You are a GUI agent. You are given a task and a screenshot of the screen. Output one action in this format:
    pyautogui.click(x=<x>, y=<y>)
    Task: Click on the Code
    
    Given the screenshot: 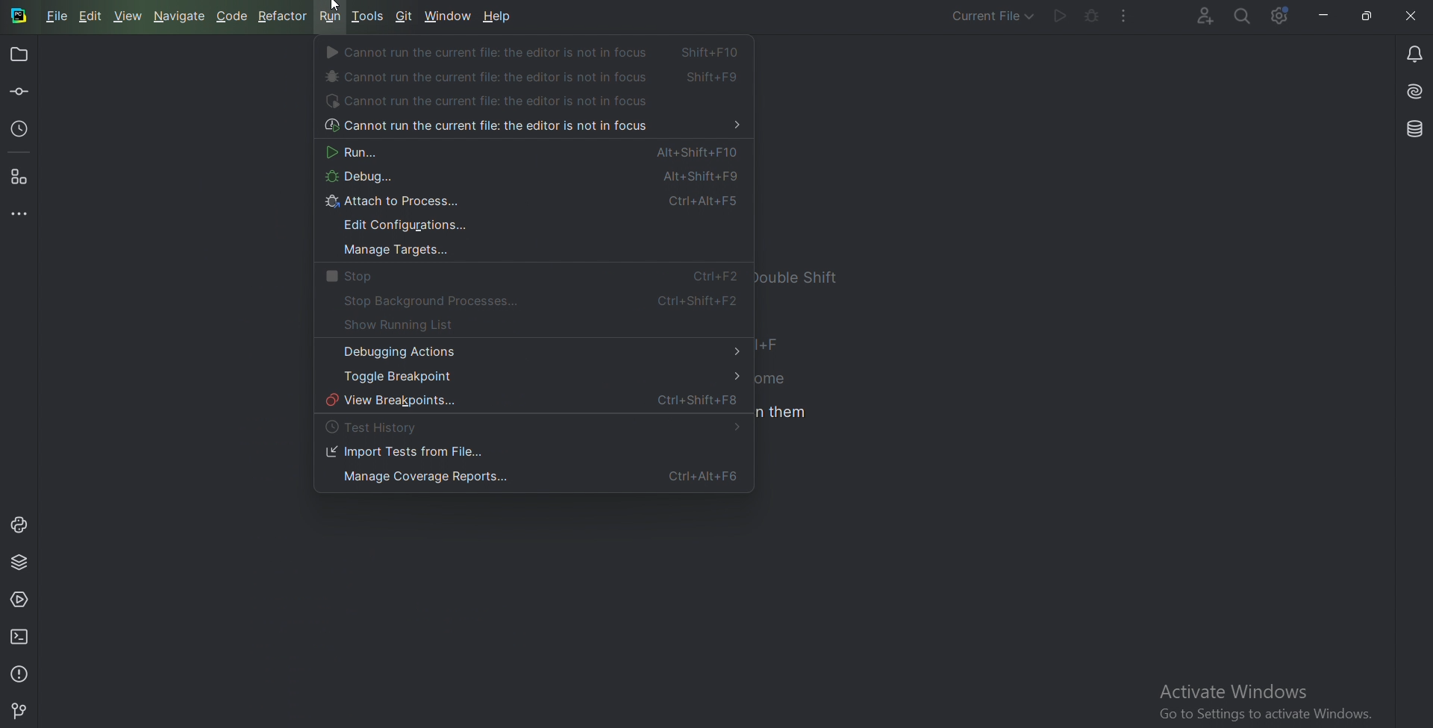 What is the action you would take?
    pyautogui.click(x=234, y=16)
    